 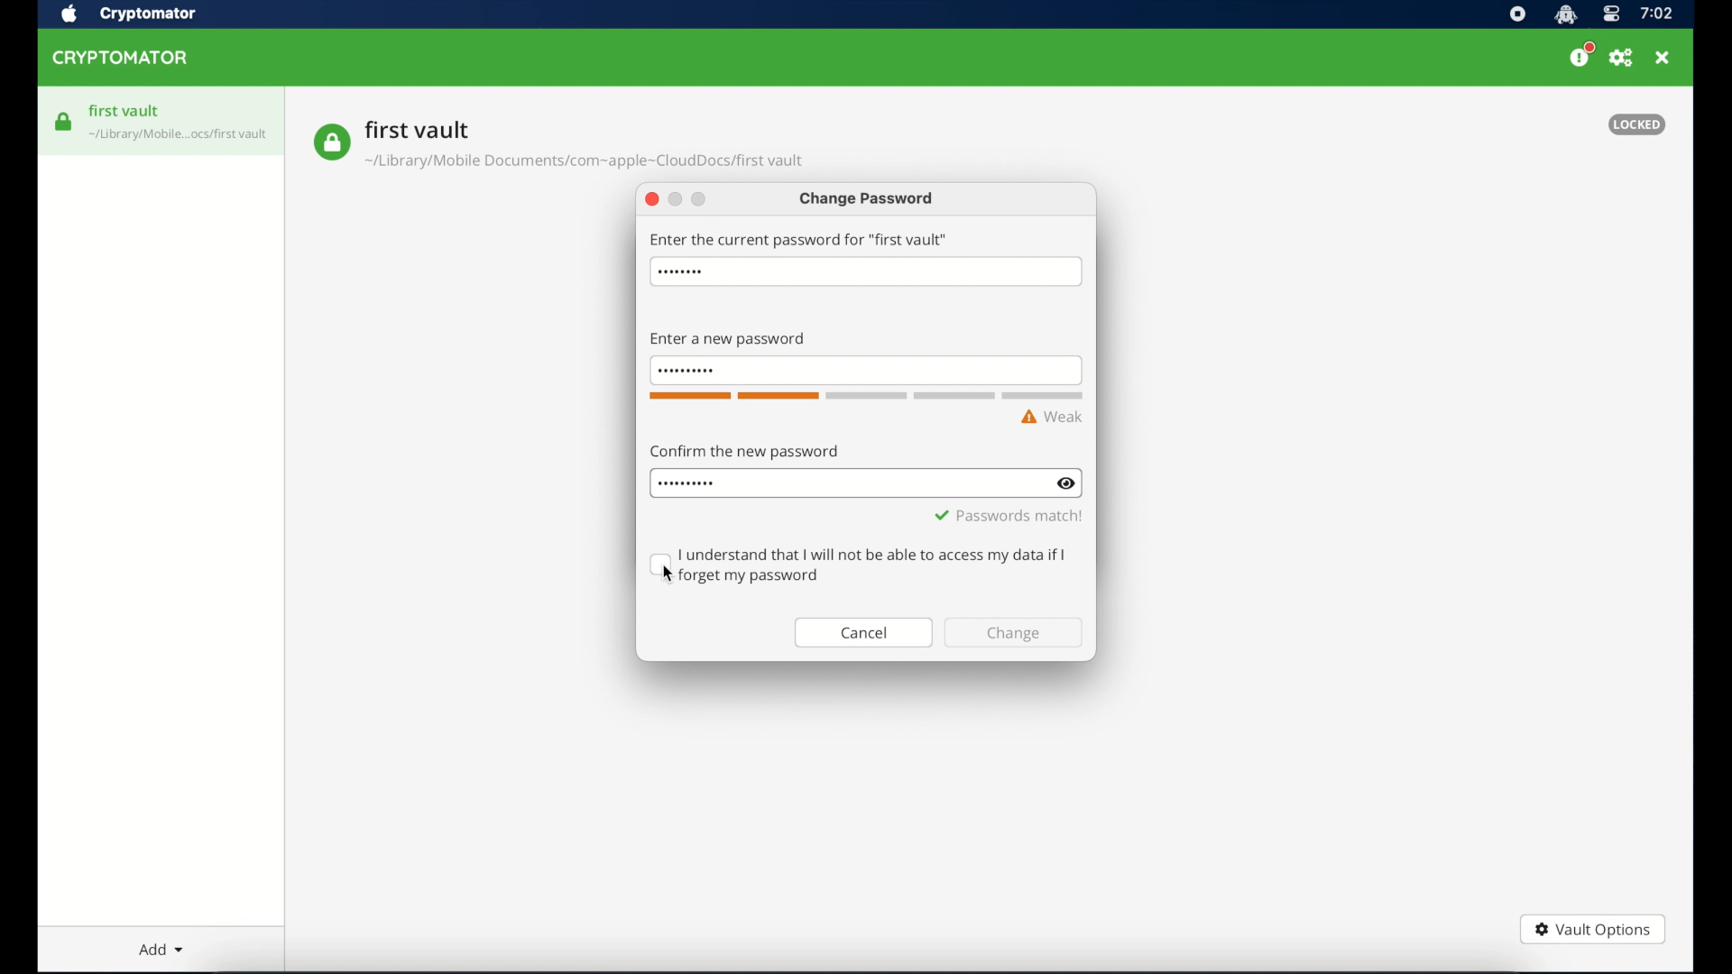 What do you see at coordinates (1663, 58) in the screenshot?
I see `close` at bounding box center [1663, 58].